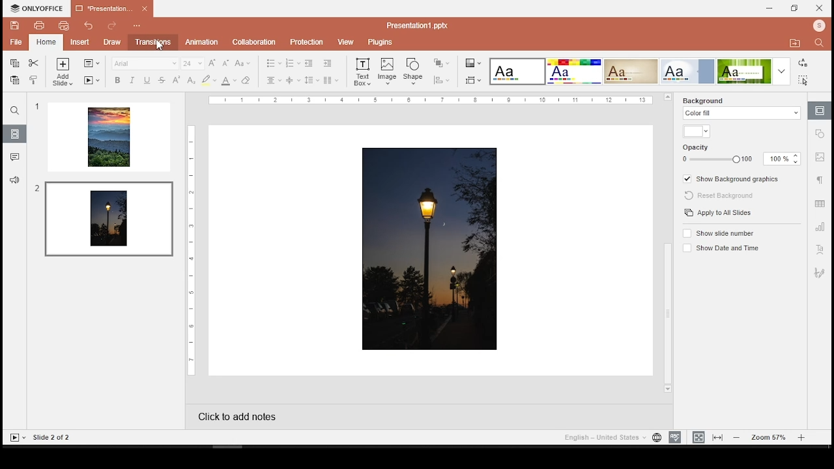 This screenshot has width=834, height=469. I want to click on decrease font size, so click(225, 63).